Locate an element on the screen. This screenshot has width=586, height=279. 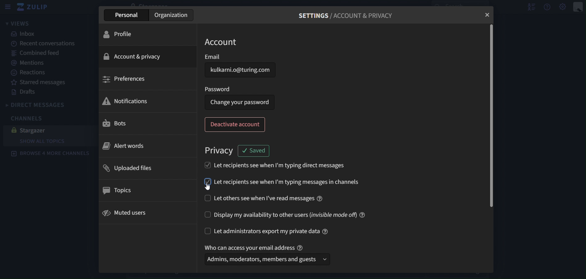
sidebar is located at coordinates (7, 8).